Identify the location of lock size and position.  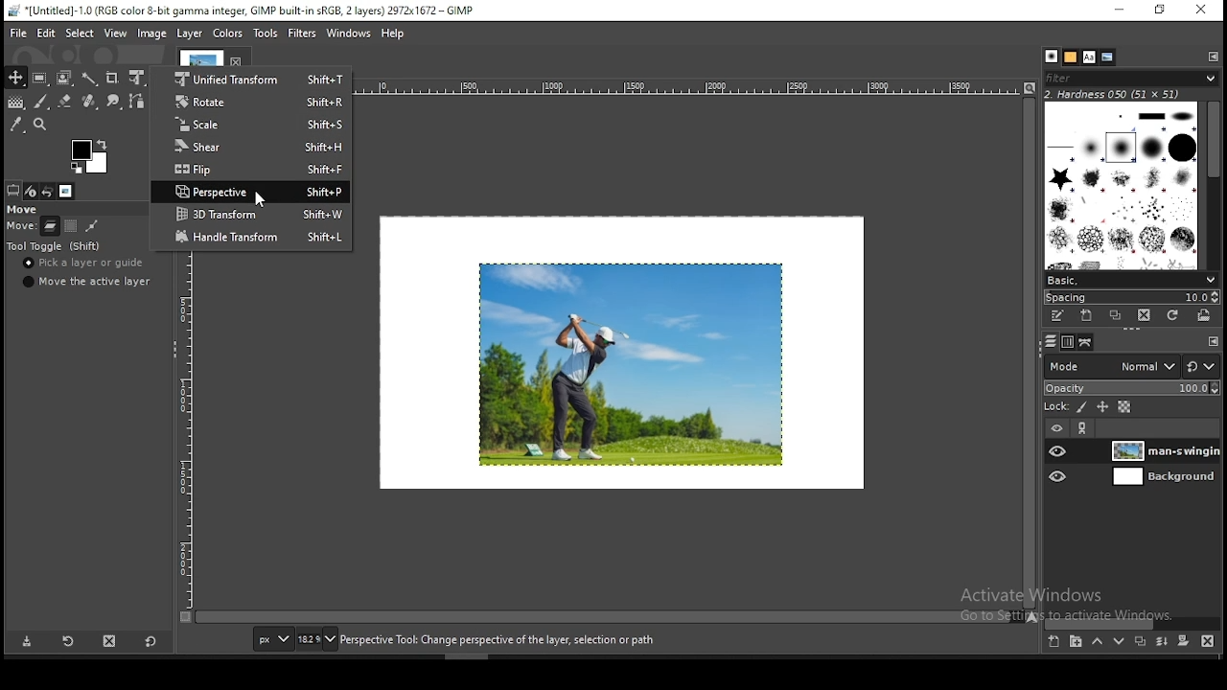
(1100, 407).